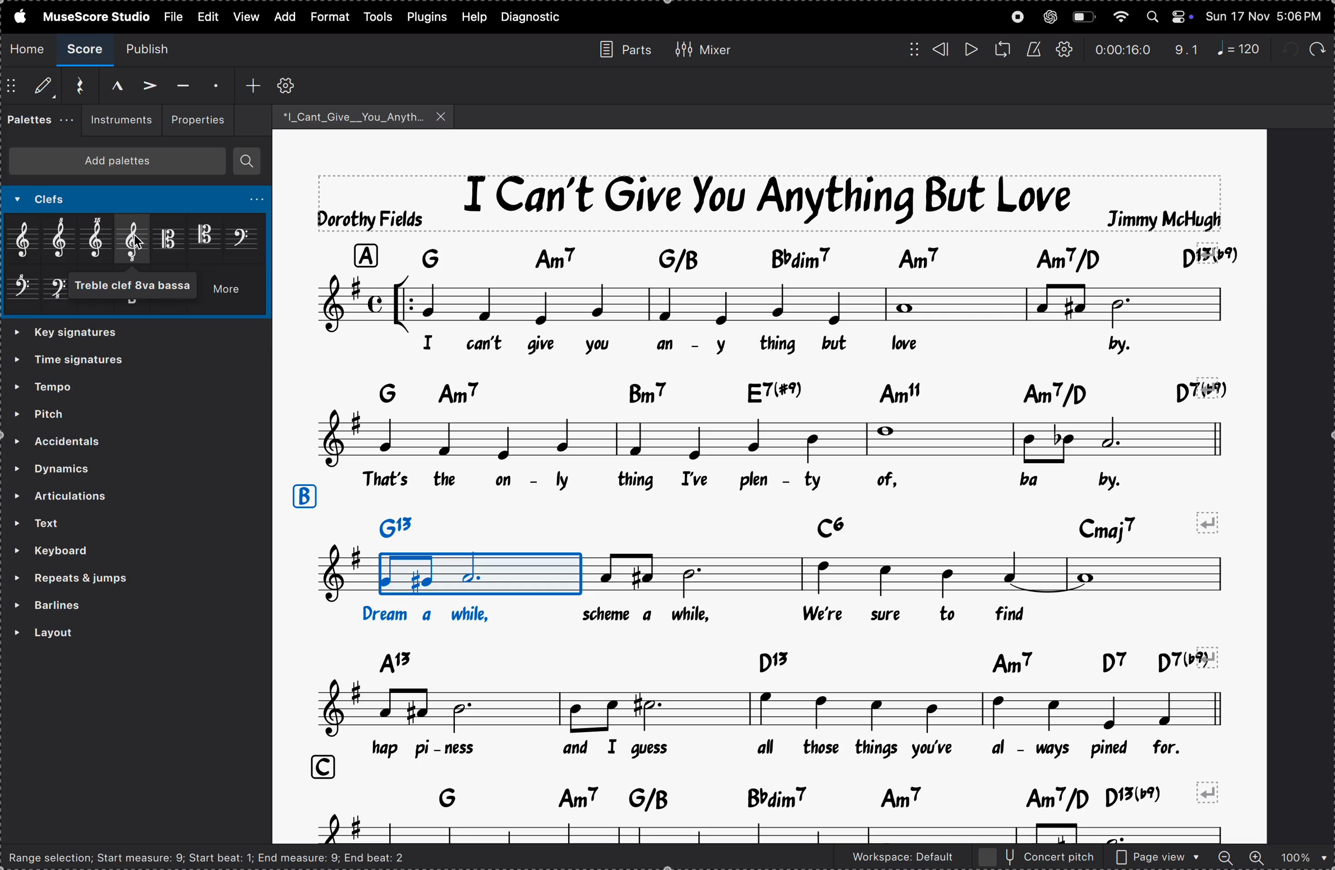 The height and width of the screenshot is (870, 1335). What do you see at coordinates (172, 15) in the screenshot?
I see `file` at bounding box center [172, 15].